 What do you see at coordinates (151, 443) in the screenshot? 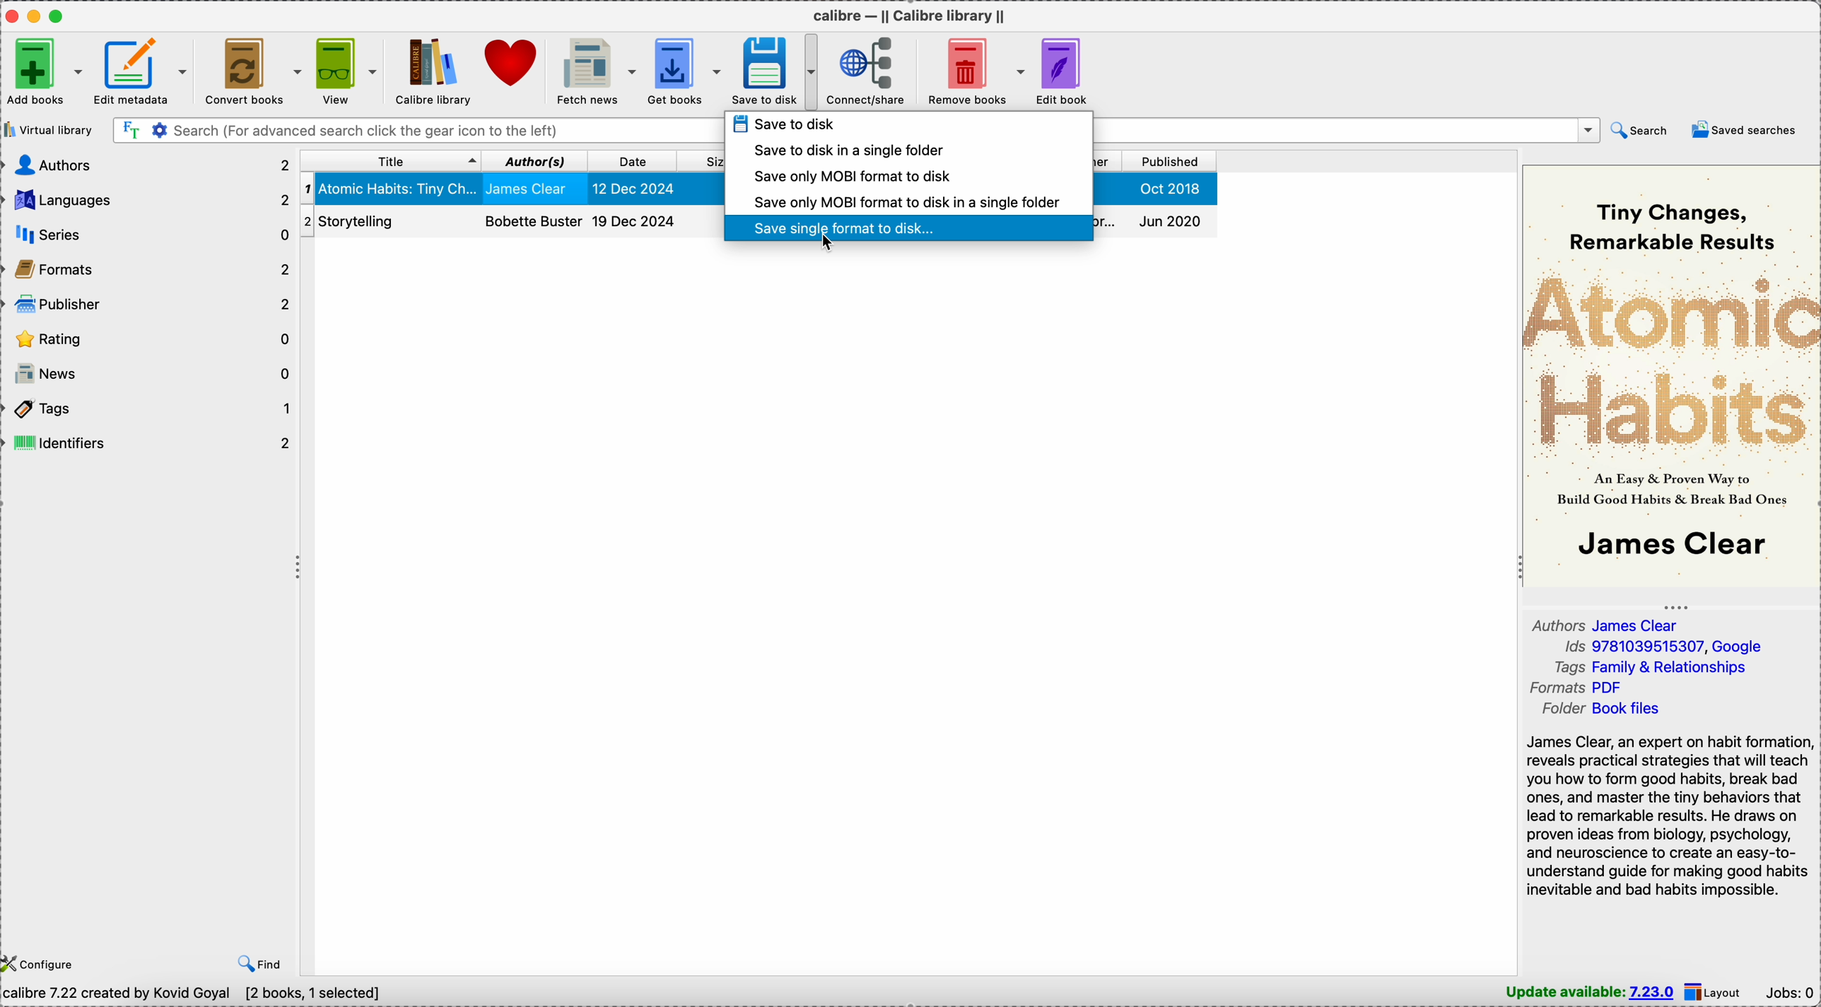
I see `identifiers` at bounding box center [151, 443].